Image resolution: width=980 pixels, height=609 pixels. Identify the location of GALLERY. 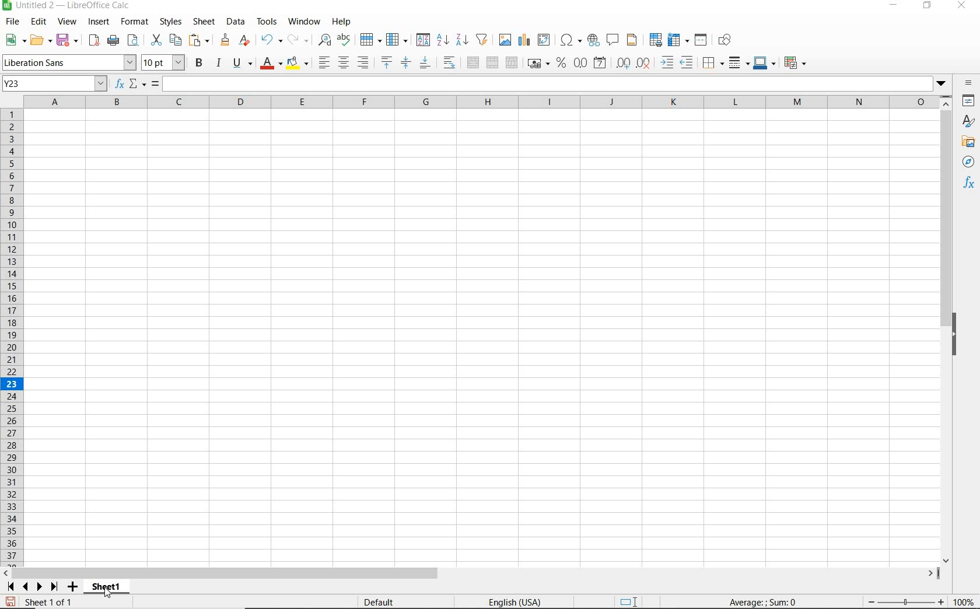
(968, 143).